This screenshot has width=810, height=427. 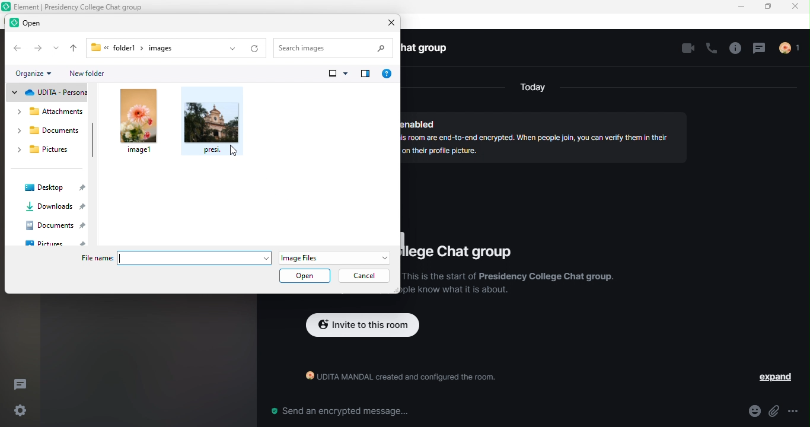 I want to click on help, so click(x=389, y=74).